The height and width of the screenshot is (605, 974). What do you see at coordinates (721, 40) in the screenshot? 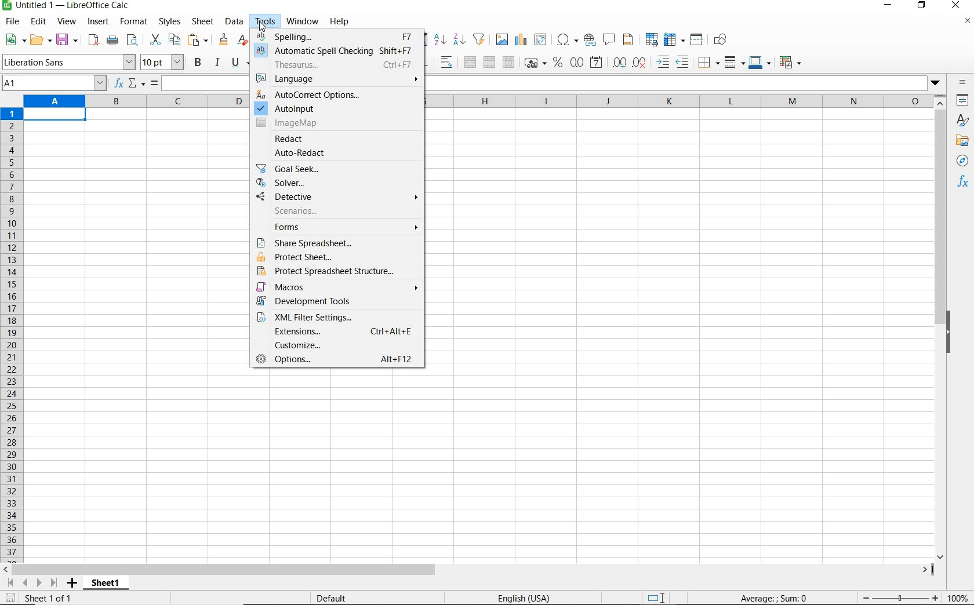
I see `show draw functions` at bounding box center [721, 40].